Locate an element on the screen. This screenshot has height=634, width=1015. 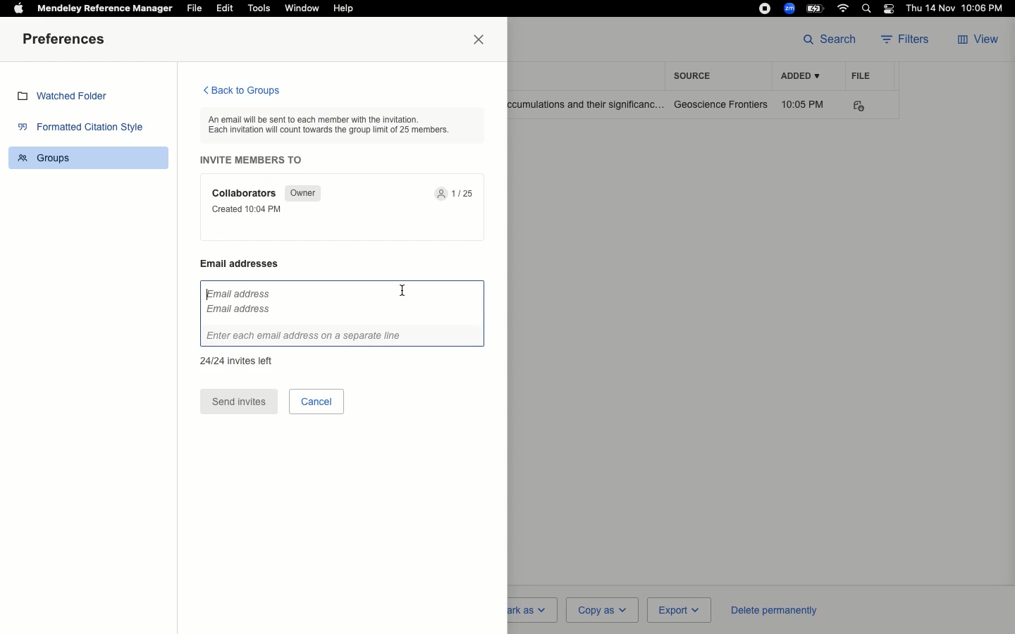
Email address text box is located at coordinates (343, 314).